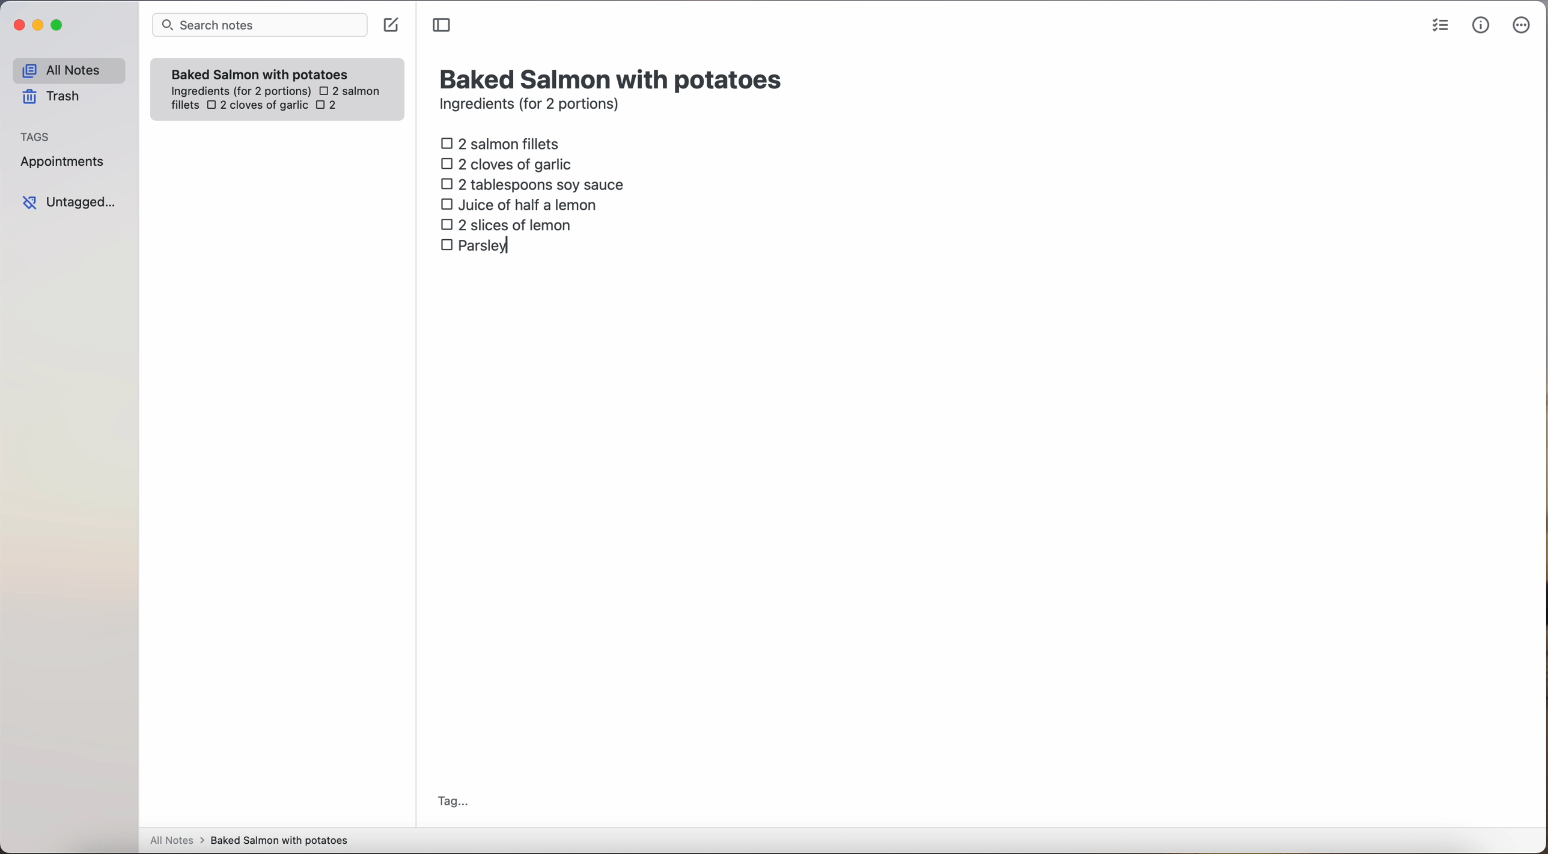 The height and width of the screenshot is (854, 1548). Describe the element at coordinates (532, 184) in the screenshot. I see `2 tablespoons soy sauce` at that location.